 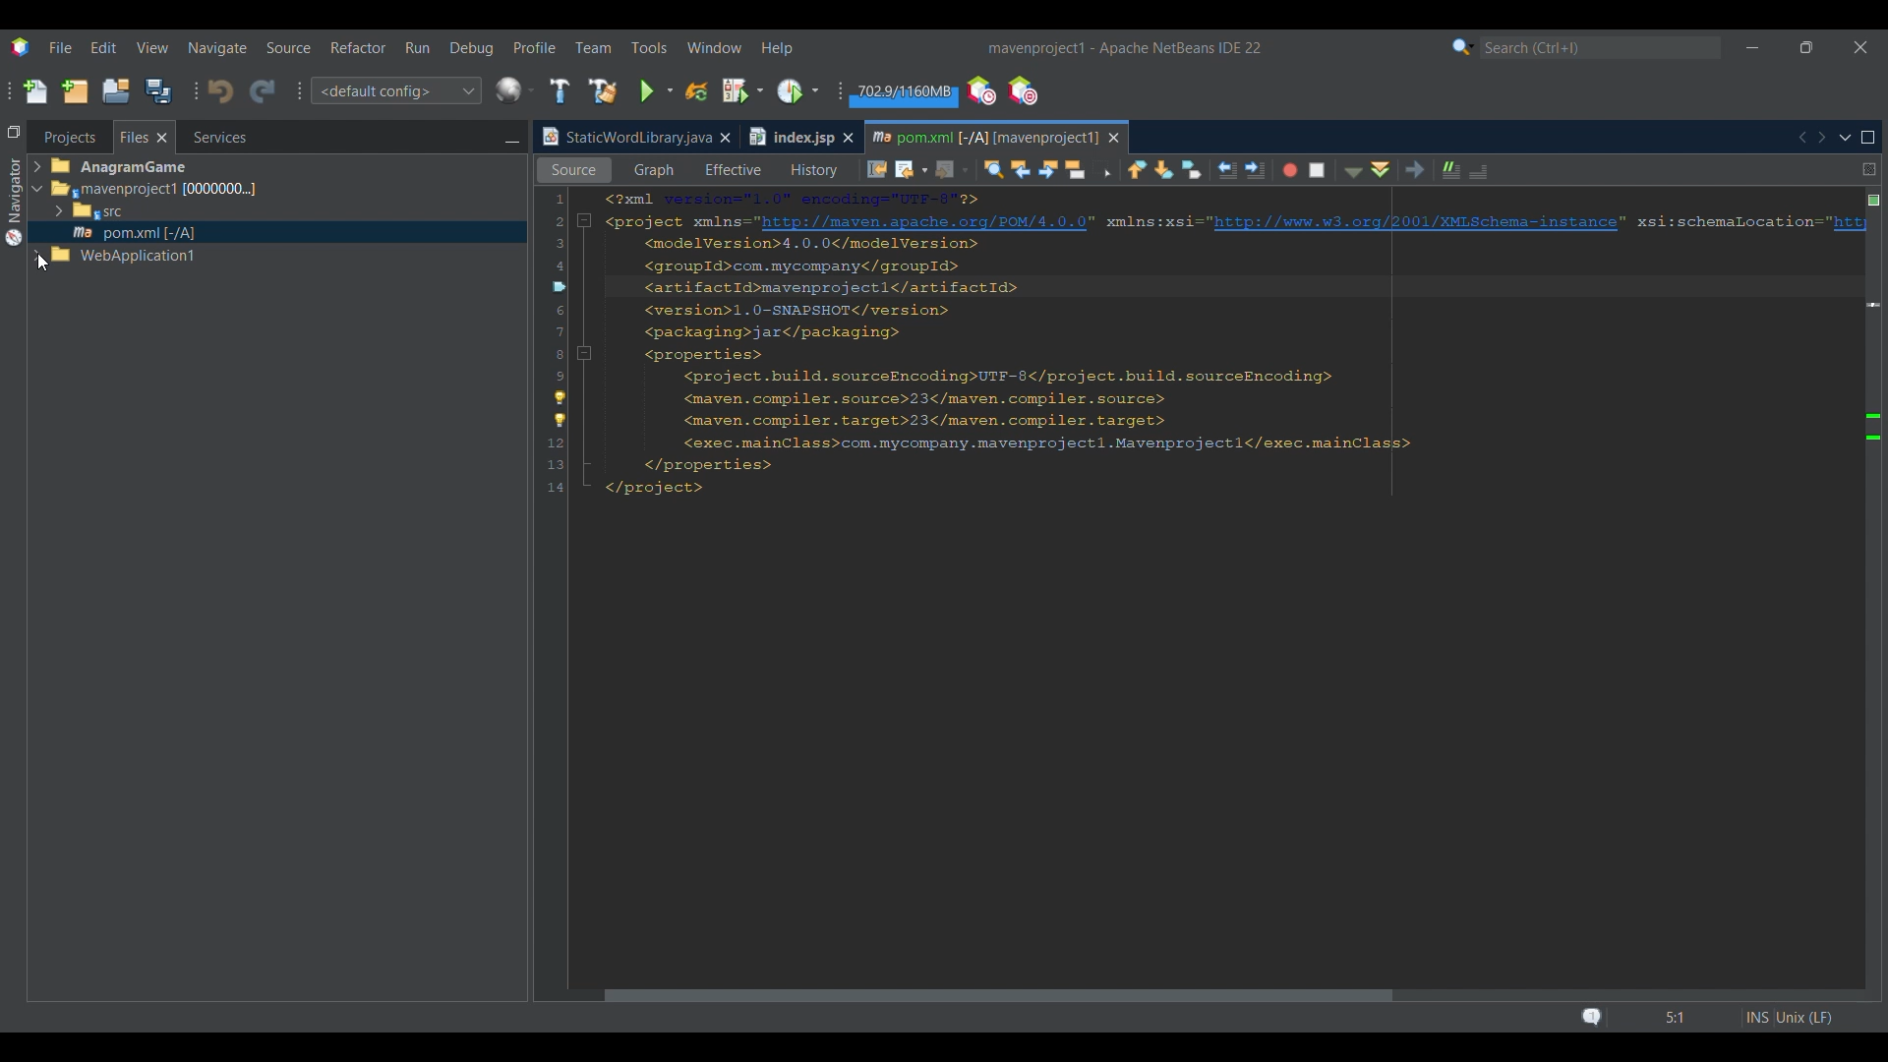 What do you see at coordinates (69, 137) in the screenshot?
I see `Projects tab` at bounding box center [69, 137].